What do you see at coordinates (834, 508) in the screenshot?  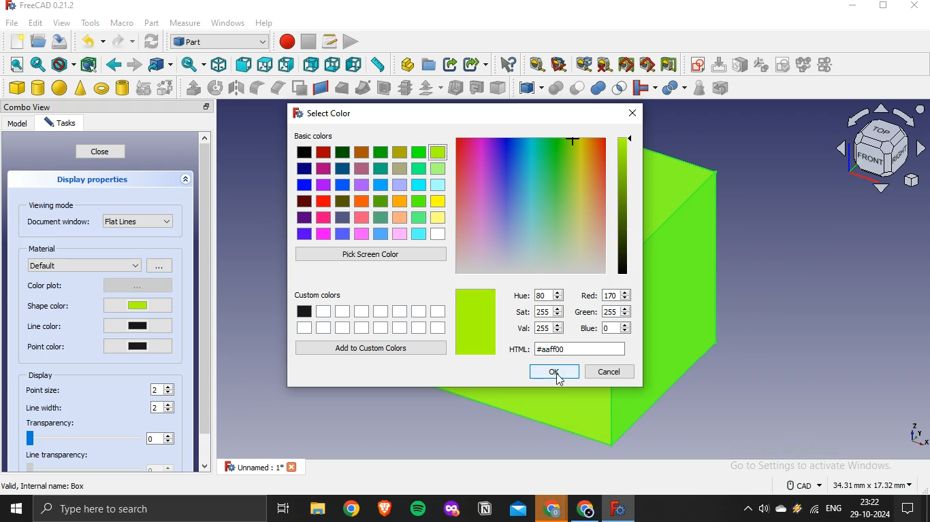 I see `english` at bounding box center [834, 508].